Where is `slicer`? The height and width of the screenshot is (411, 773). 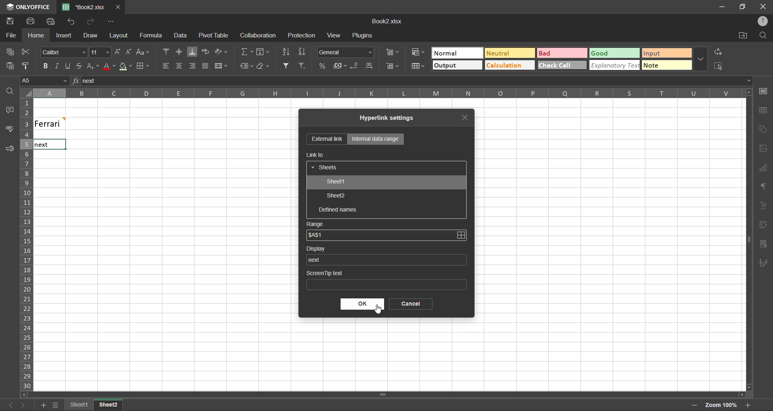
slicer is located at coordinates (763, 244).